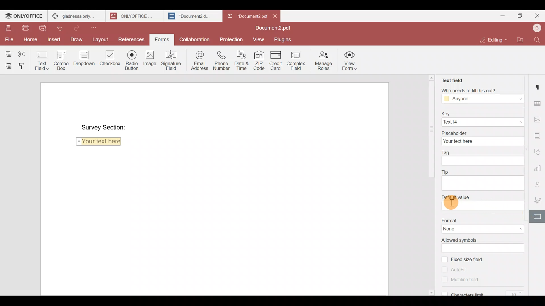 The image size is (545, 306). What do you see at coordinates (538, 118) in the screenshot?
I see `Image settings` at bounding box center [538, 118].